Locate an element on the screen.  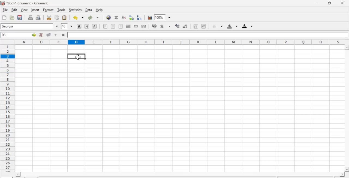
Name of the worksheet is located at coordinates (29, 3).